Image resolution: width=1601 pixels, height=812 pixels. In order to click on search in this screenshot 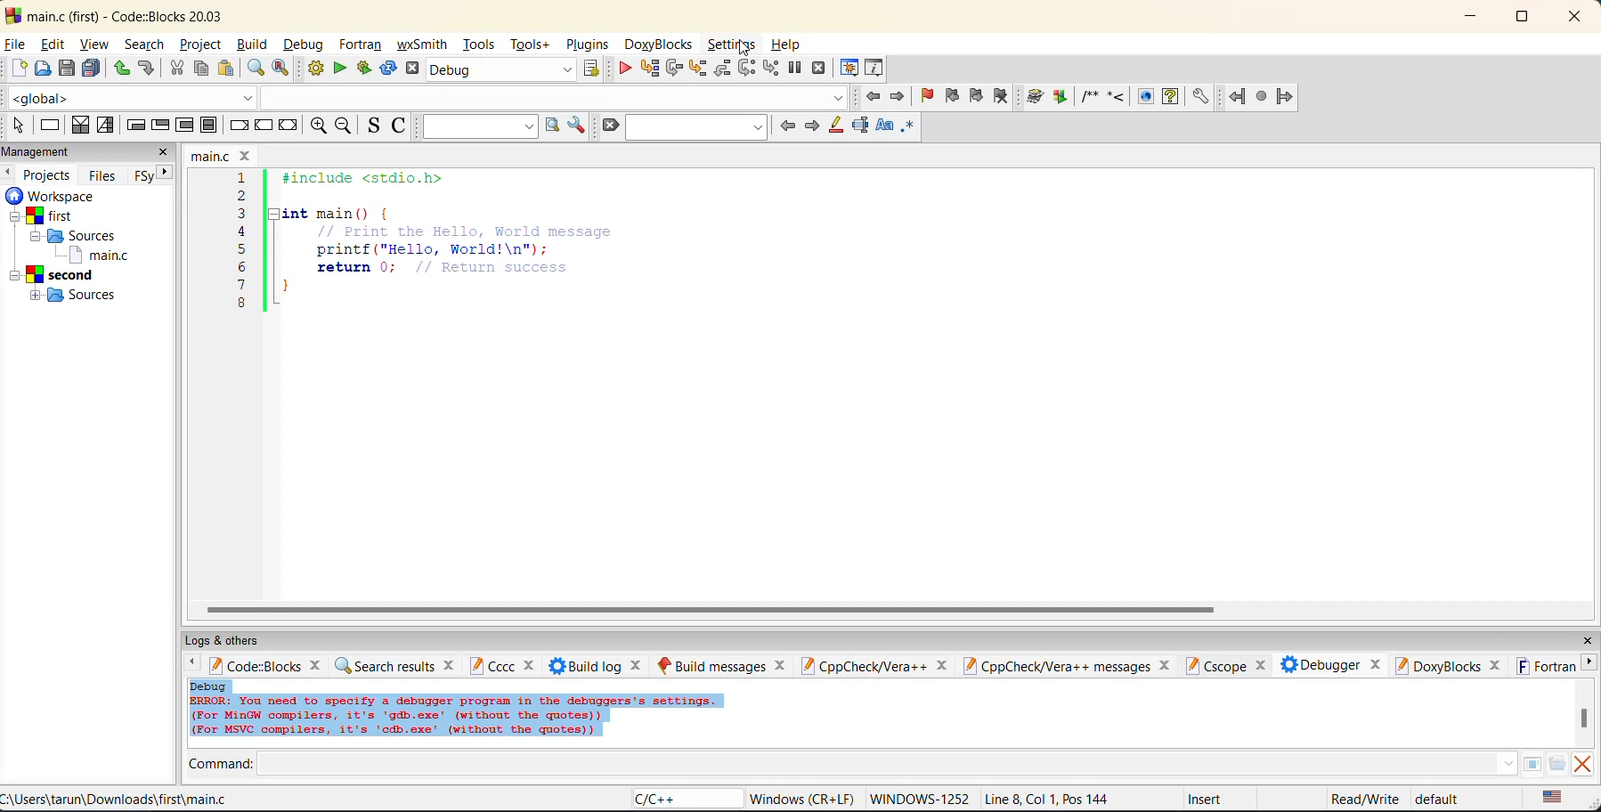, I will do `click(147, 44)`.